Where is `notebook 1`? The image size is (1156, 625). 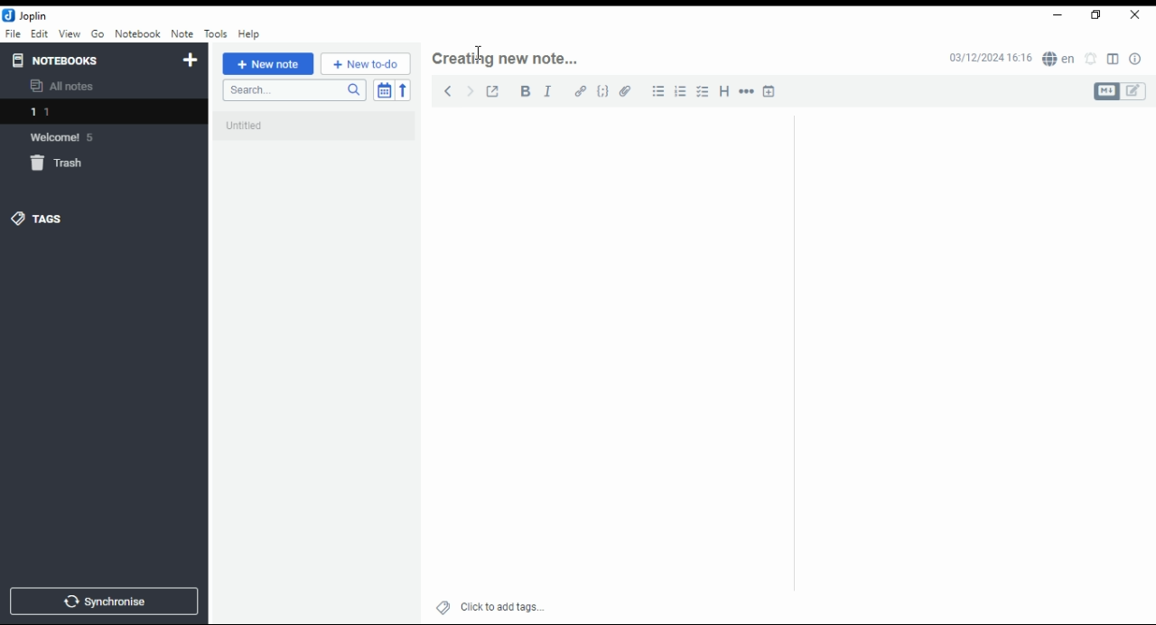 notebook 1 is located at coordinates (66, 114).